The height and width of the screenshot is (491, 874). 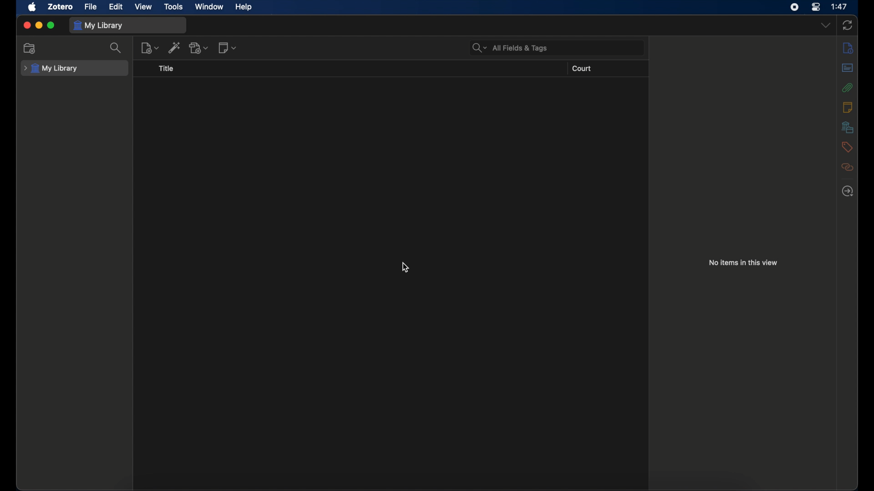 I want to click on my library, so click(x=98, y=25).